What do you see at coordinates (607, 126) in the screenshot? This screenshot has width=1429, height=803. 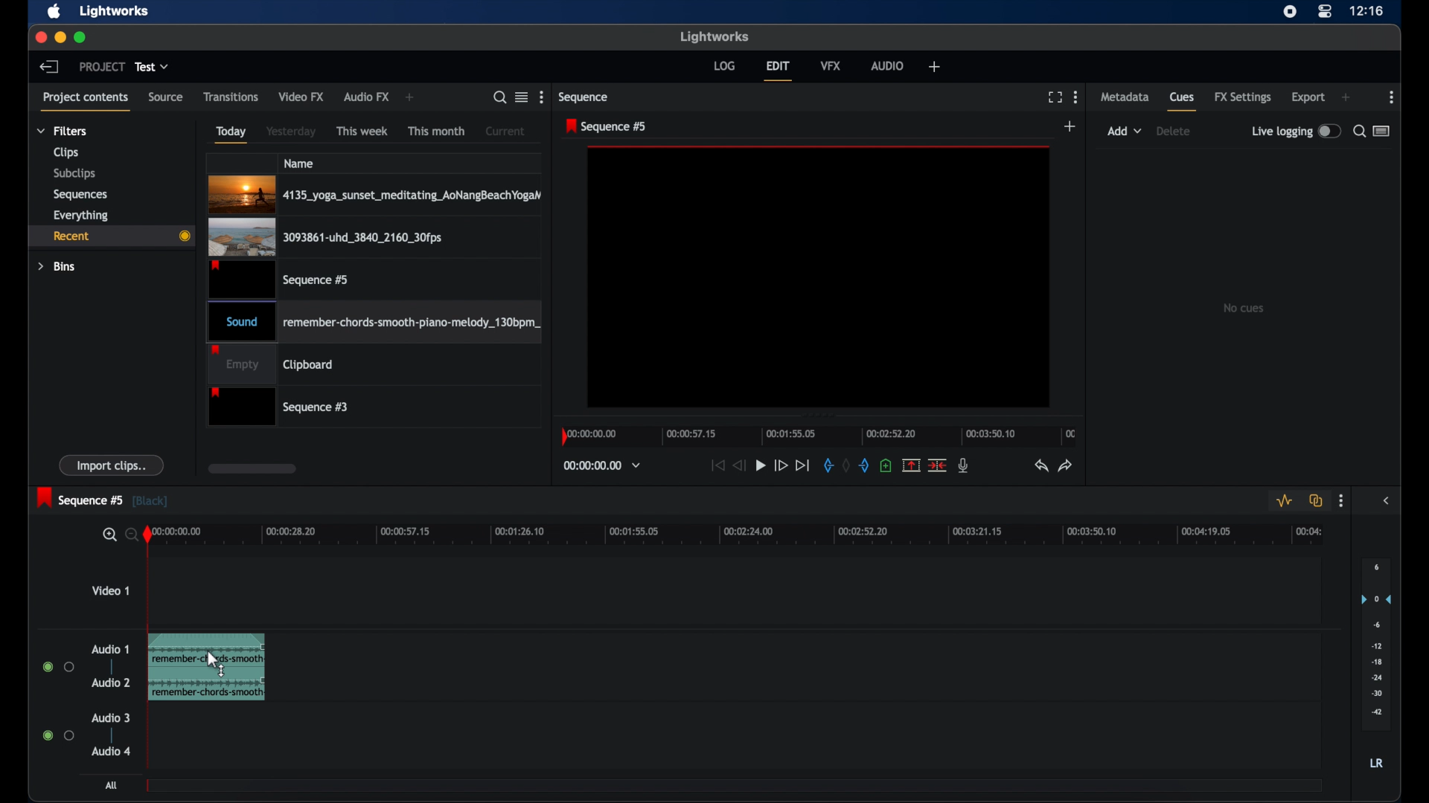 I see `sequence 5` at bounding box center [607, 126].